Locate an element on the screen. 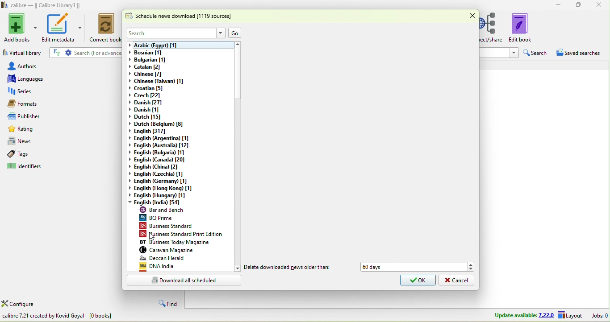 This screenshot has height=322, width=610. edit book is located at coordinates (526, 28).